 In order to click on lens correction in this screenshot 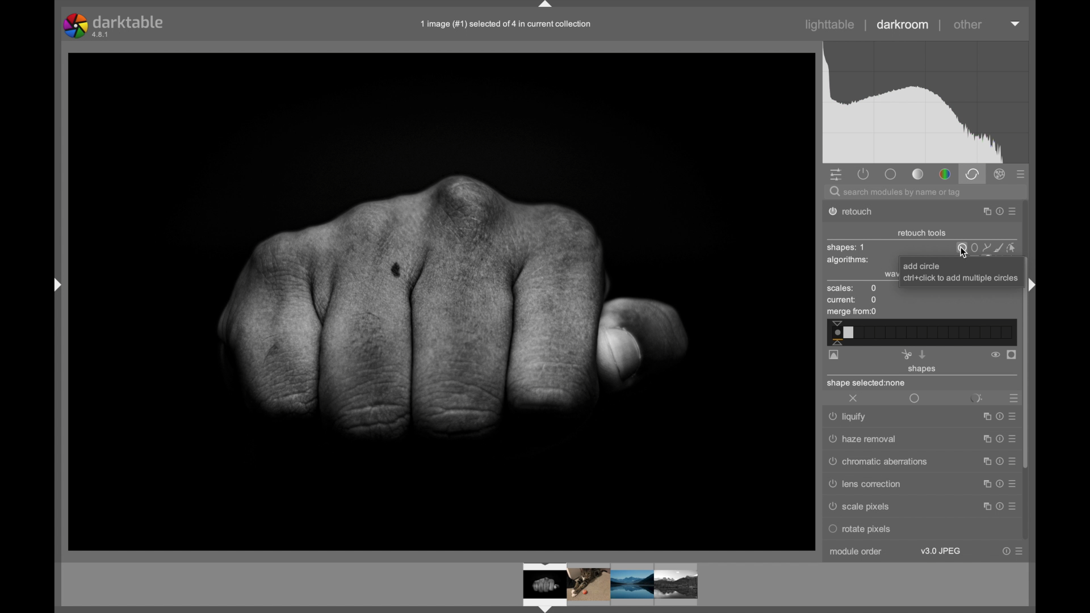, I will do `click(871, 485)`.